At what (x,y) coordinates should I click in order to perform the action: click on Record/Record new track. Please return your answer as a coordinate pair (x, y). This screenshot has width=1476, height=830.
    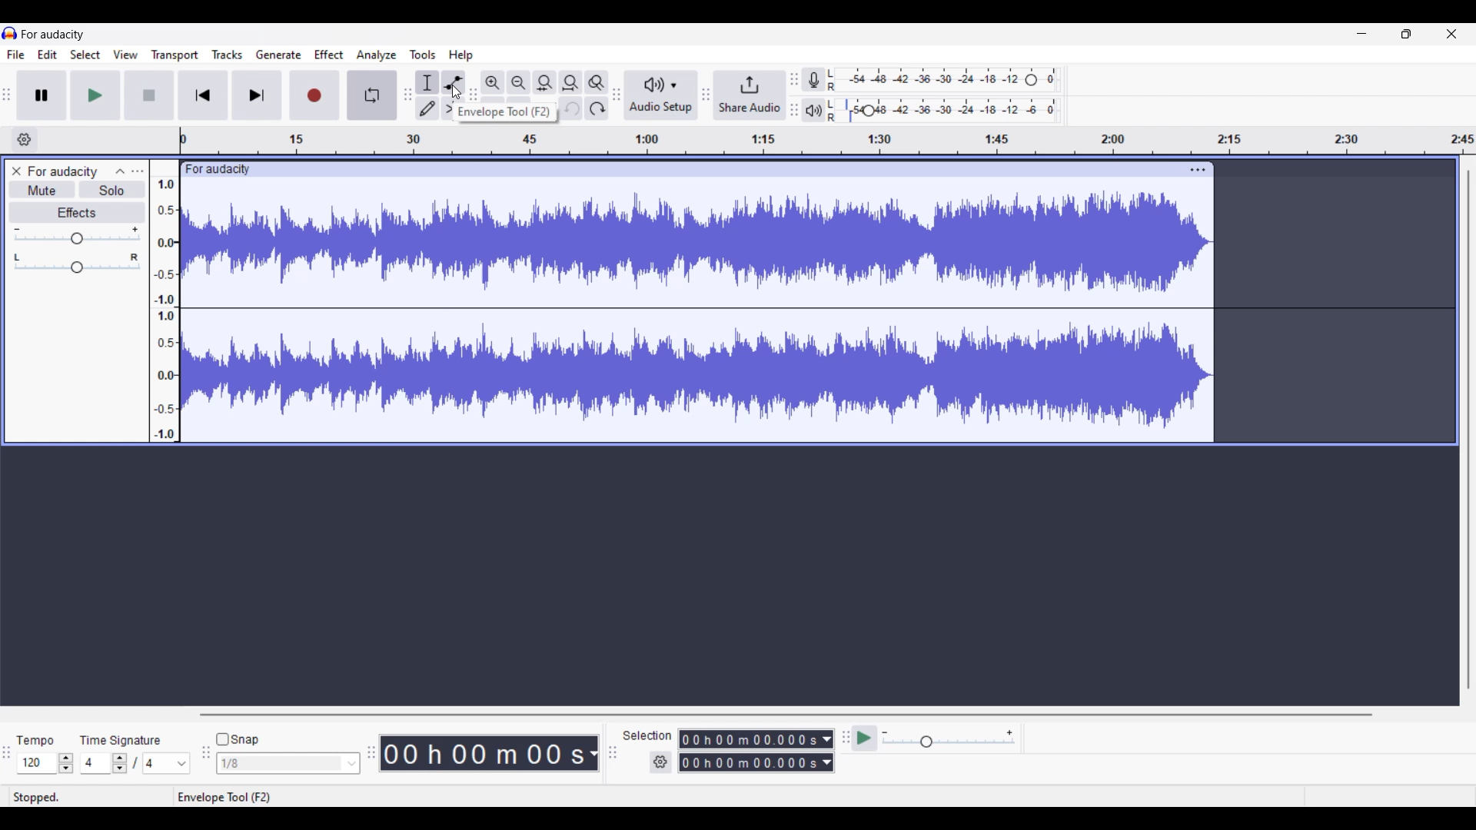
    Looking at the image, I should click on (315, 95).